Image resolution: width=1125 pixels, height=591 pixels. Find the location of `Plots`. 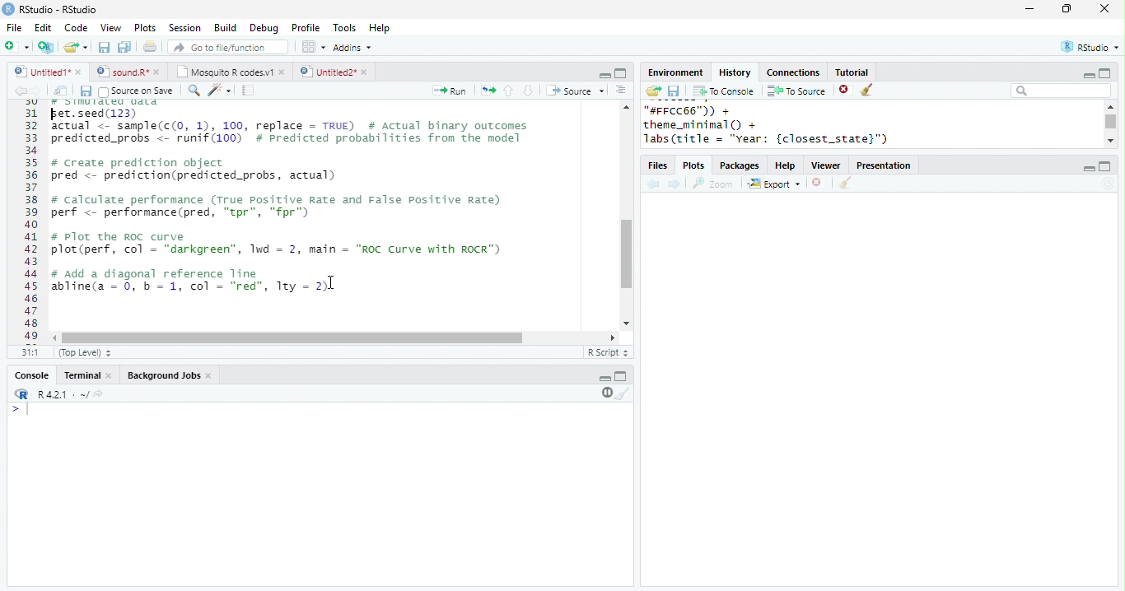

Plots is located at coordinates (695, 166).